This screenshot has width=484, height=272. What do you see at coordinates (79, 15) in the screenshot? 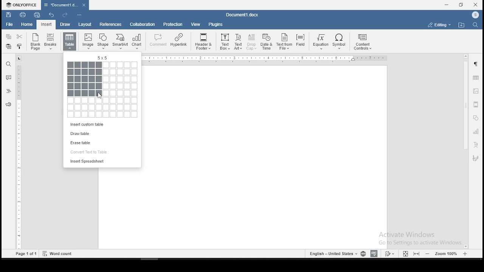
I see `customize quick toolbars` at bounding box center [79, 15].